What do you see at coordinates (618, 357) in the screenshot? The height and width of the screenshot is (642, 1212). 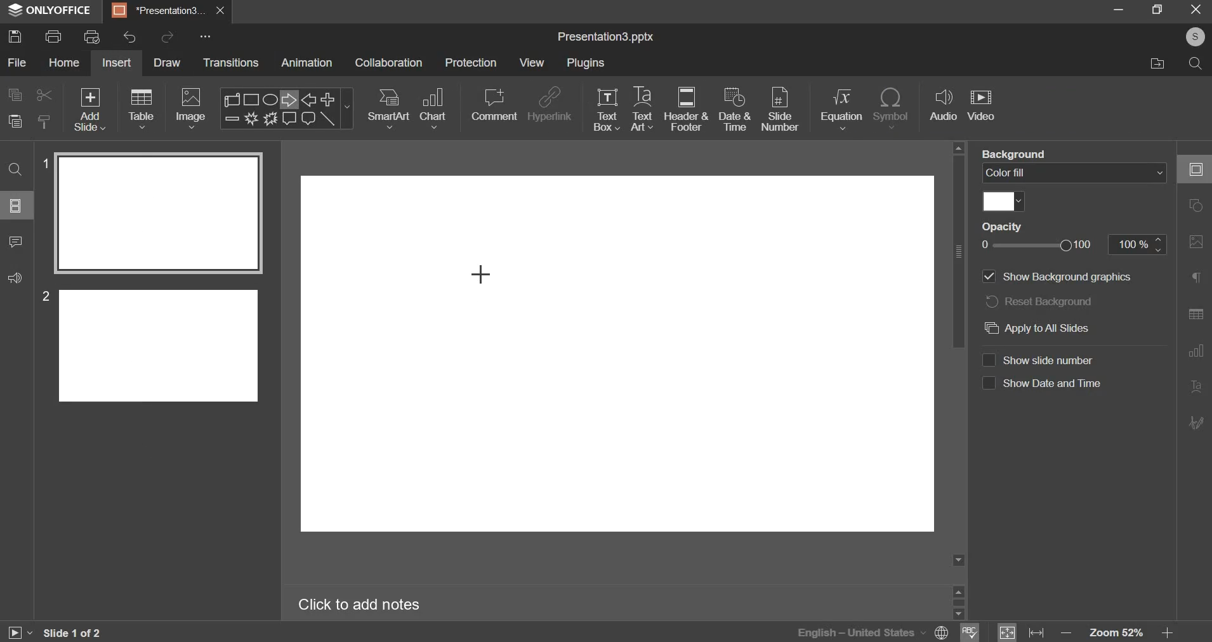 I see `editor` at bounding box center [618, 357].